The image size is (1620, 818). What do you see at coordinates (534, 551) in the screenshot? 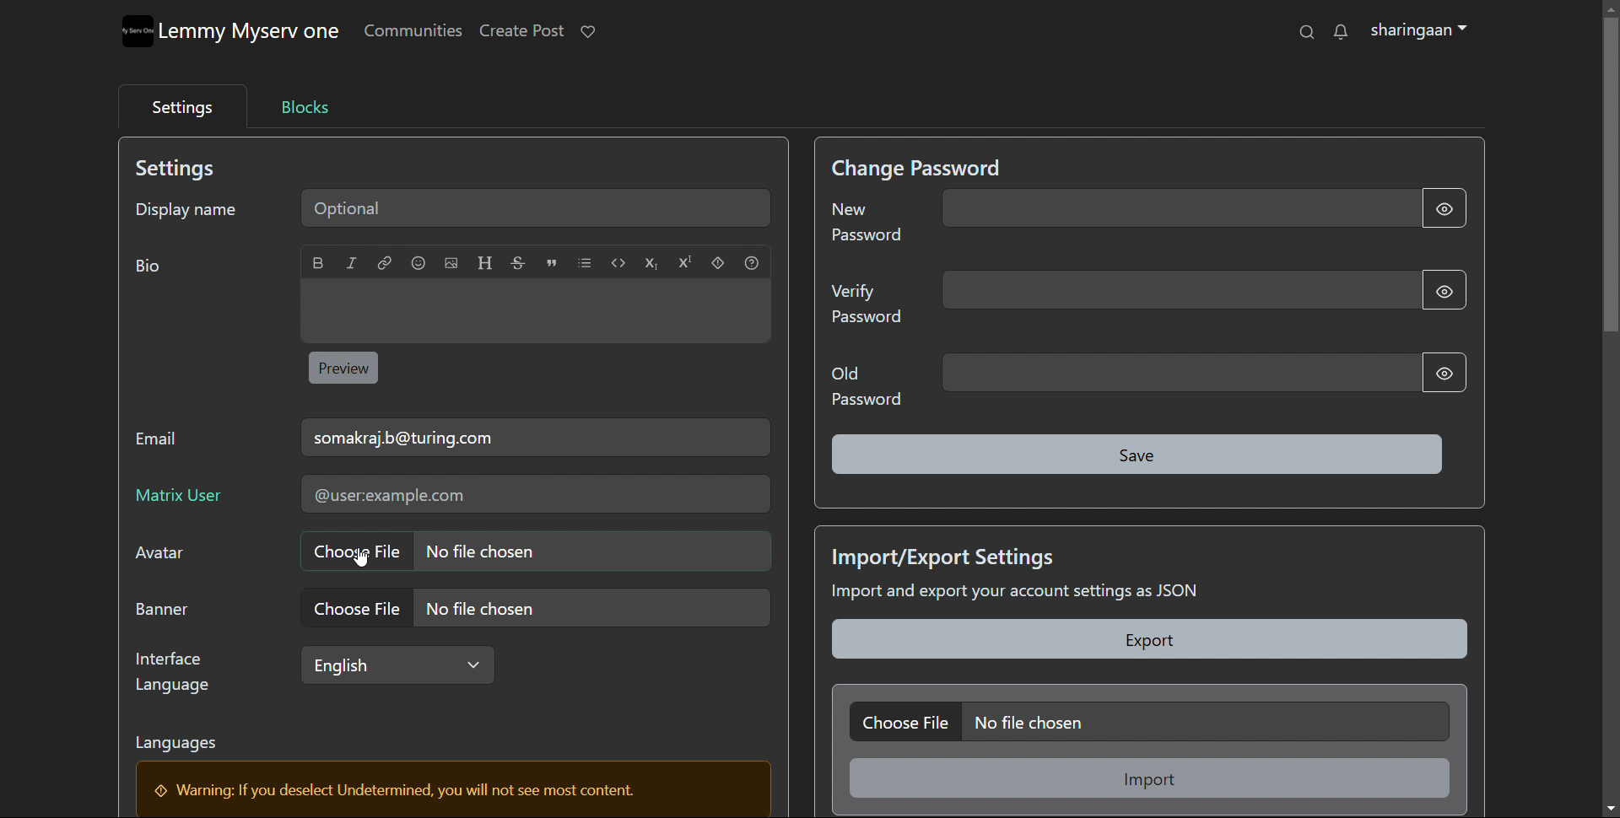
I see `choose file for avatar` at bounding box center [534, 551].